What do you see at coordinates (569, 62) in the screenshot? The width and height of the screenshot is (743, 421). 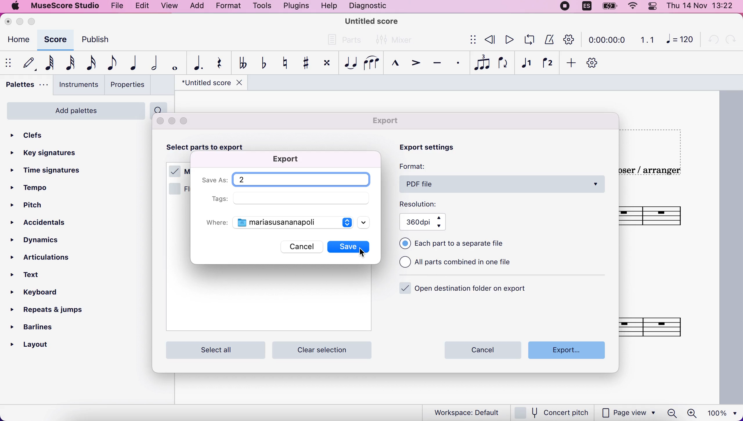 I see `add` at bounding box center [569, 62].